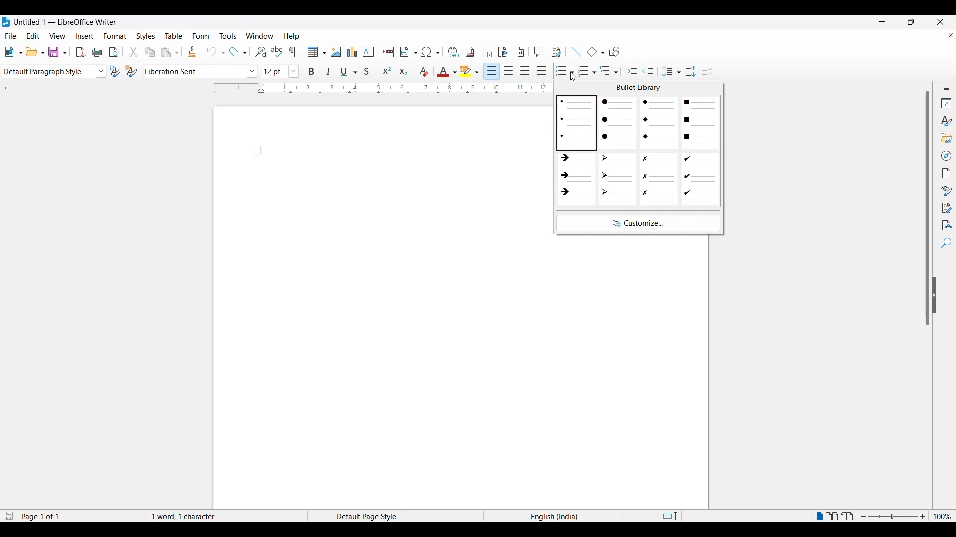 This screenshot has height=537, width=956. What do you see at coordinates (98, 52) in the screenshot?
I see `print` at bounding box center [98, 52].